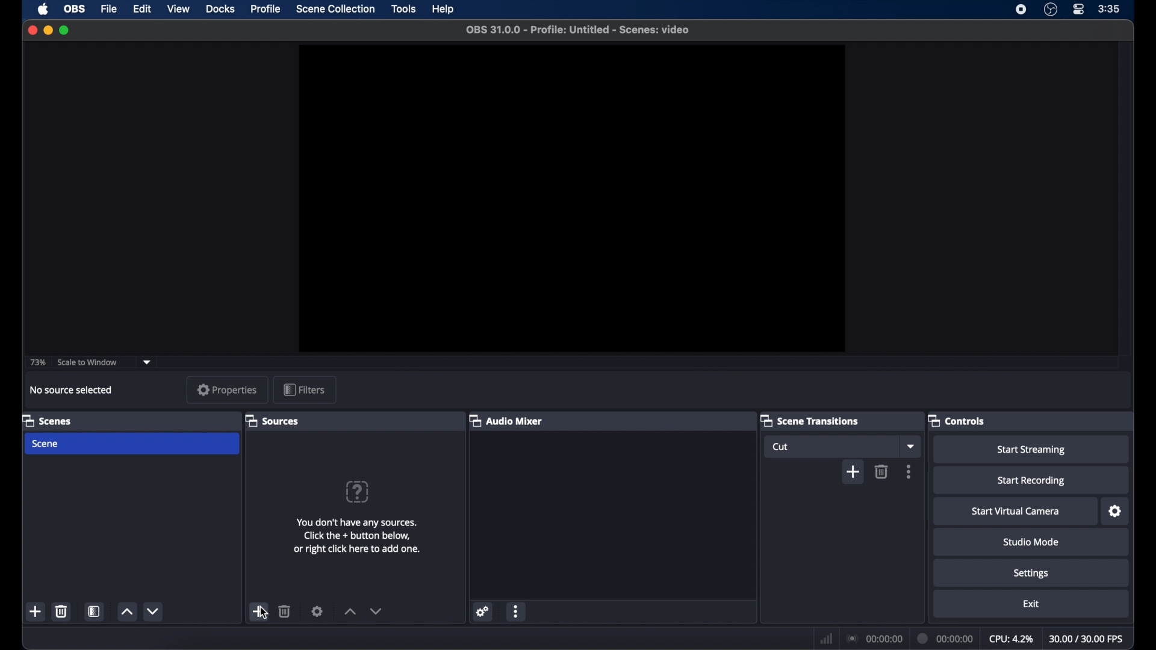 The image size is (1156, 650). What do you see at coordinates (126, 611) in the screenshot?
I see `increment` at bounding box center [126, 611].